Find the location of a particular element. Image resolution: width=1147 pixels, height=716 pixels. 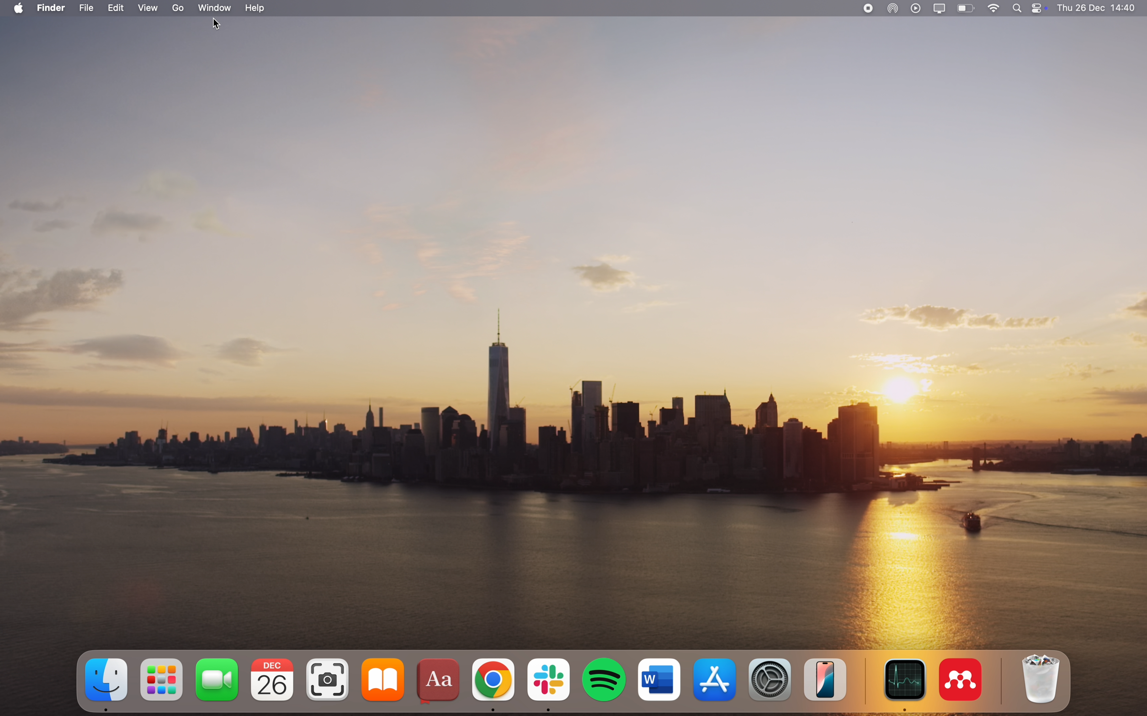

file is located at coordinates (88, 7).